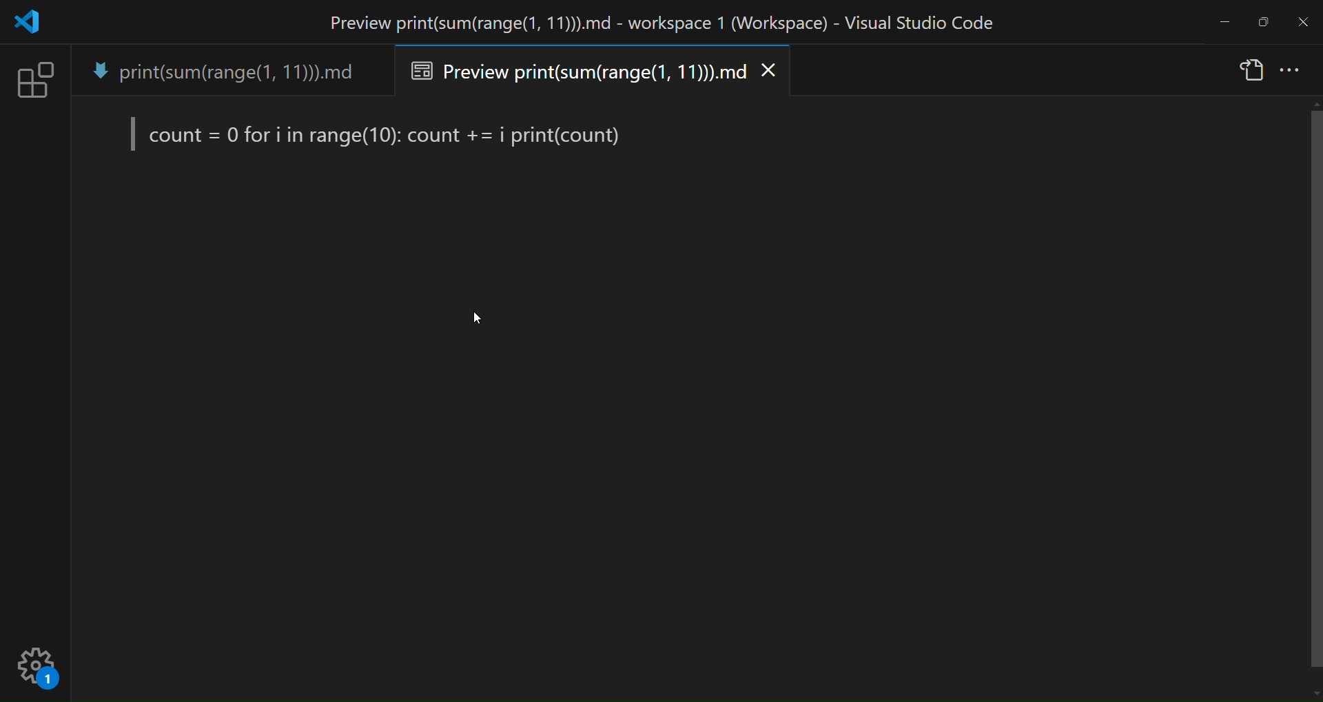  Describe the element at coordinates (665, 23) in the screenshot. I see `title` at that location.